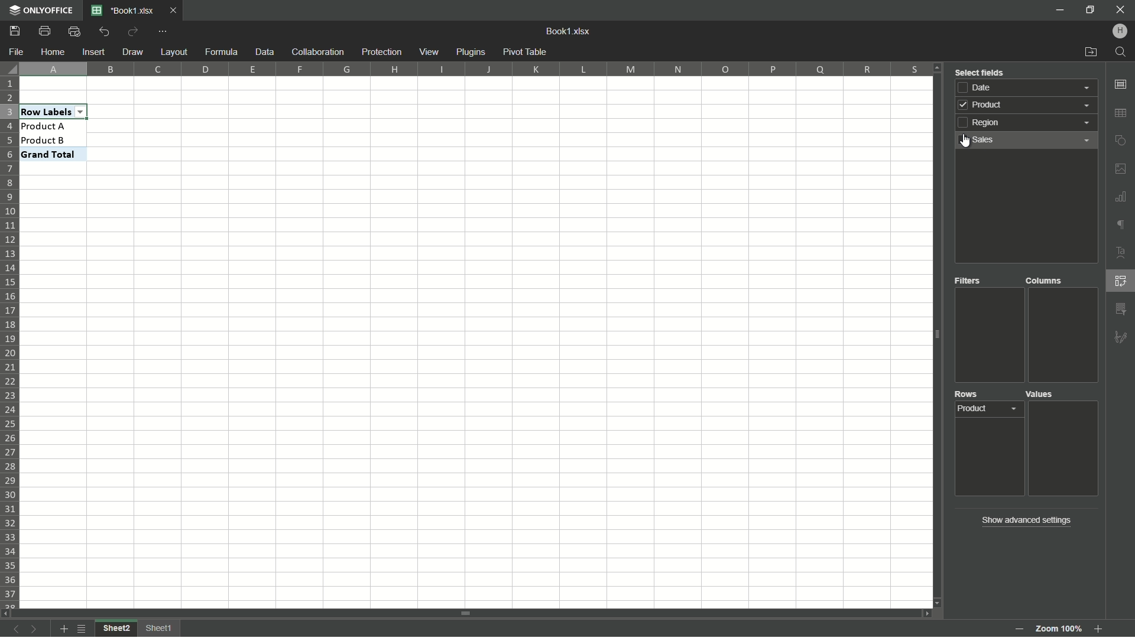 Image resolution: width=1135 pixels, height=638 pixels. What do you see at coordinates (1058, 626) in the screenshot?
I see `zoom 100%` at bounding box center [1058, 626].